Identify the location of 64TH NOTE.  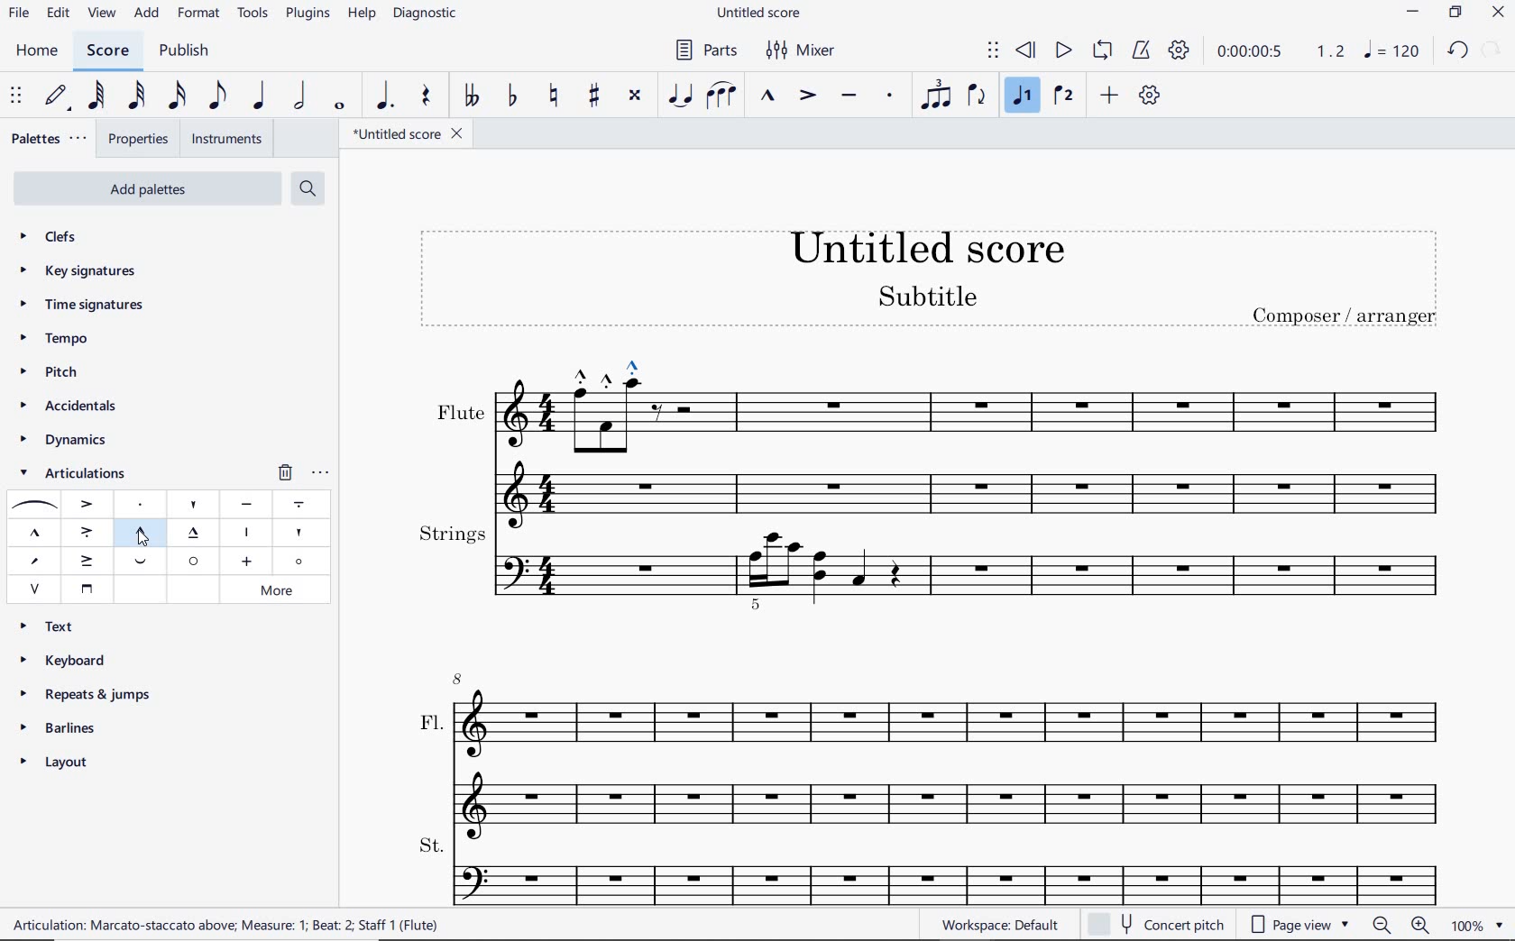
(96, 96).